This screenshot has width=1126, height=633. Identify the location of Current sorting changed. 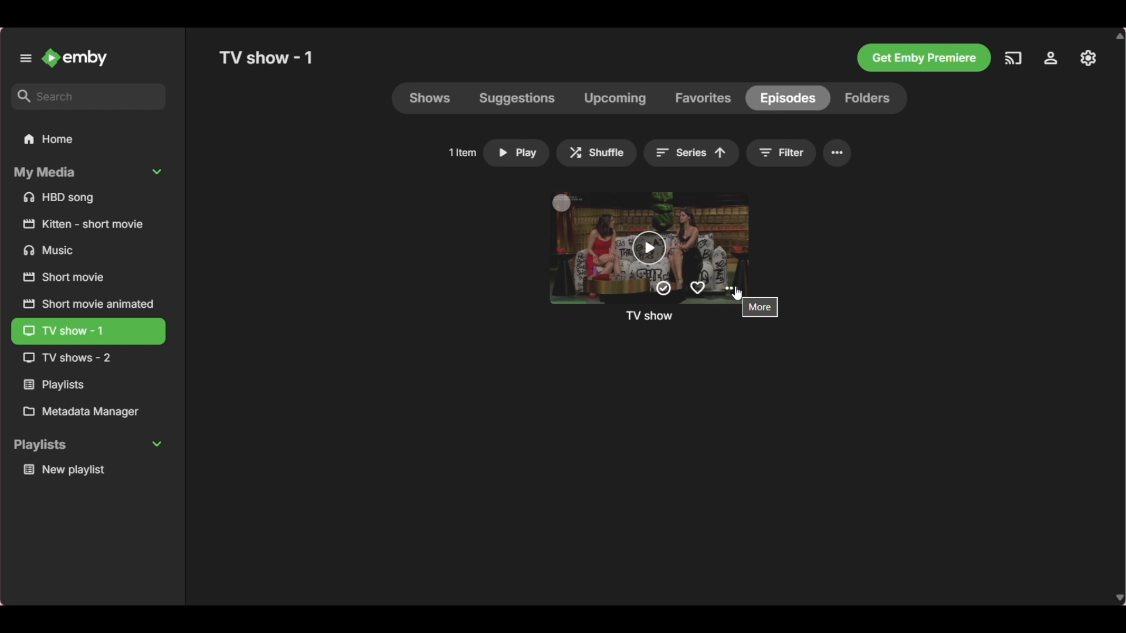
(692, 152).